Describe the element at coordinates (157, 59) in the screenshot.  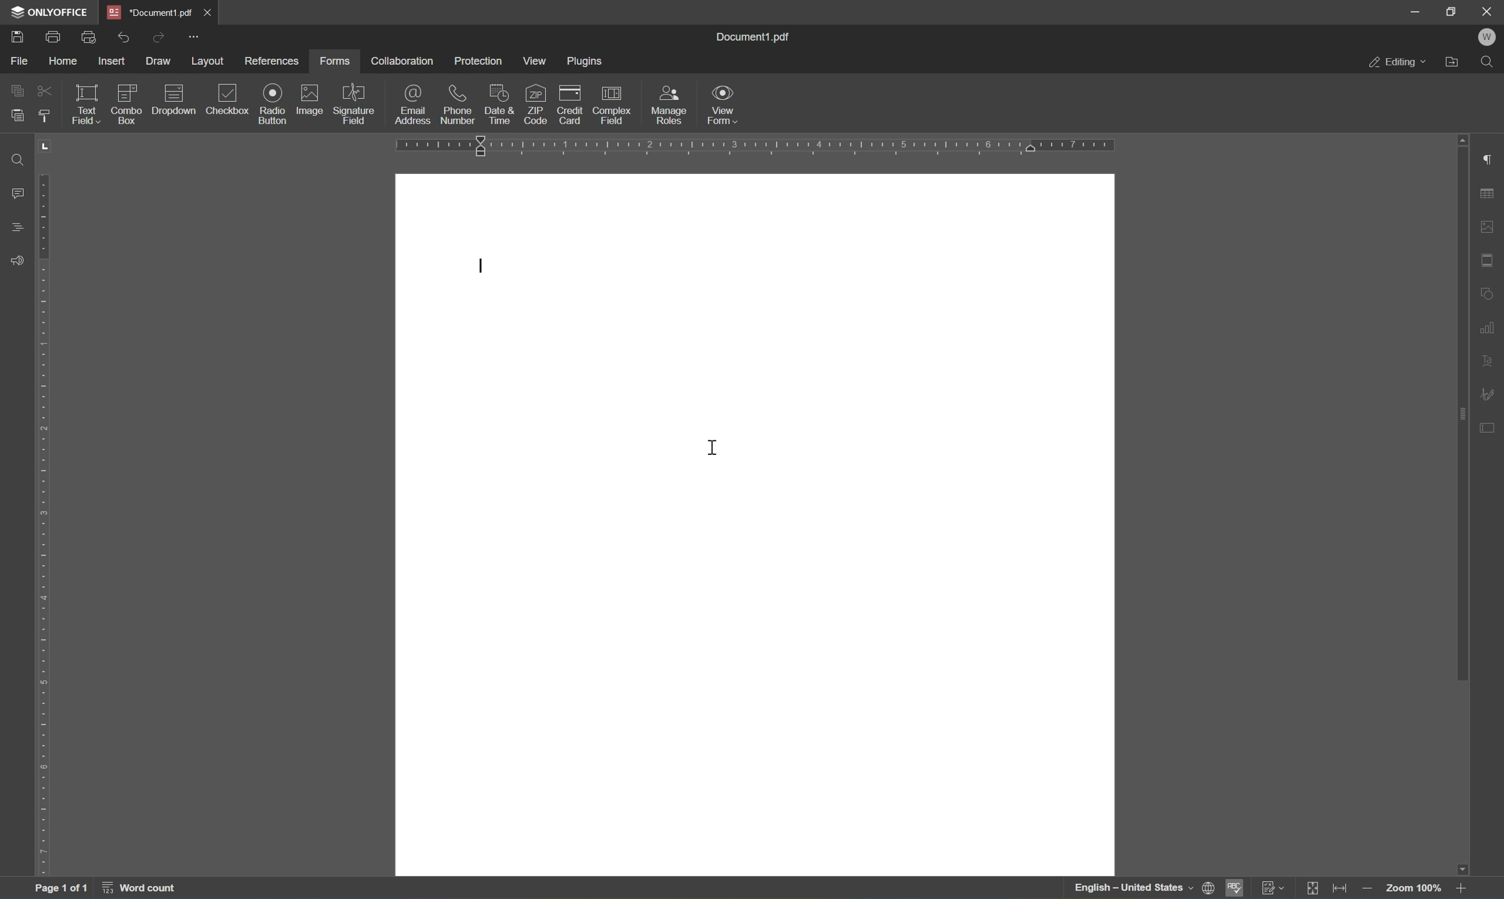
I see `draw` at that location.